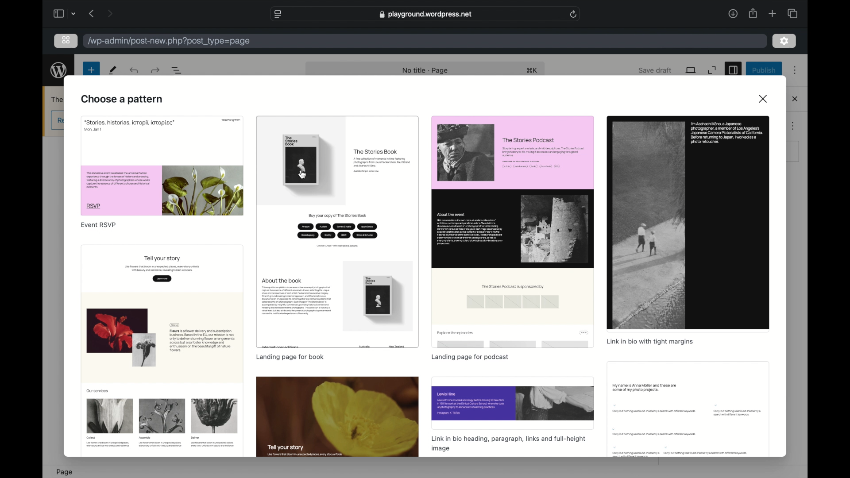 Image resolution: width=850 pixels, height=478 pixels. Describe the element at coordinates (688, 410) in the screenshot. I see `obscure preview` at that location.